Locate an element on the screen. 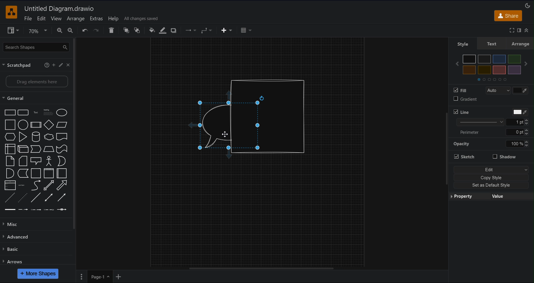 The width and height of the screenshot is (534, 283). Search Shapes is located at coordinates (36, 47).